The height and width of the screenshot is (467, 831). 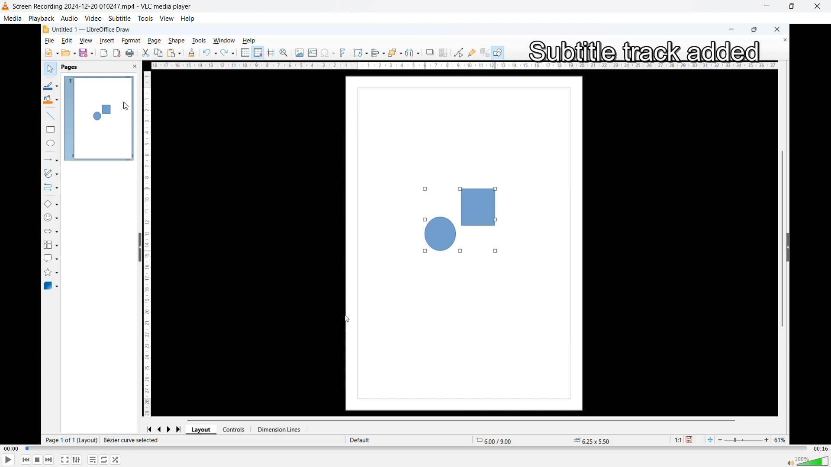 What do you see at coordinates (202, 429) in the screenshot?
I see `Layout` at bounding box center [202, 429].